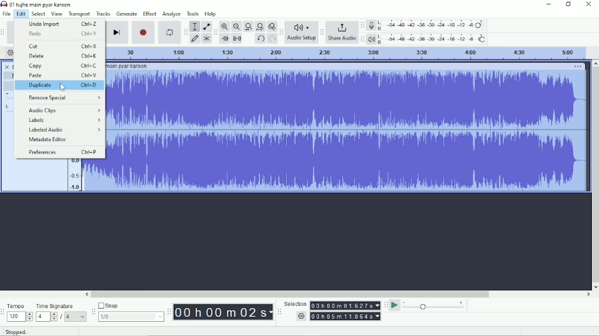  What do you see at coordinates (271, 26) in the screenshot?
I see `Zoom toggle` at bounding box center [271, 26].